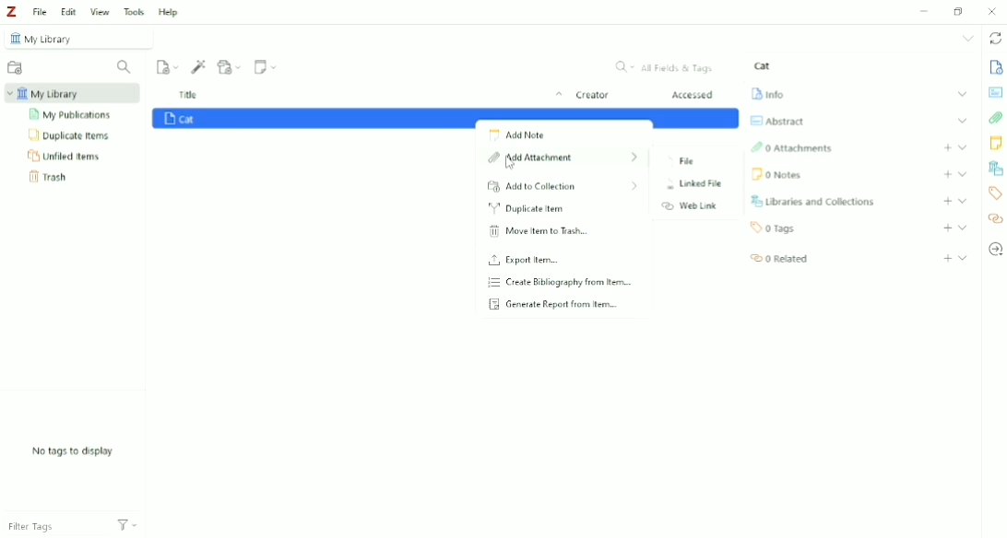  Describe the element at coordinates (947, 174) in the screenshot. I see `Add` at that location.